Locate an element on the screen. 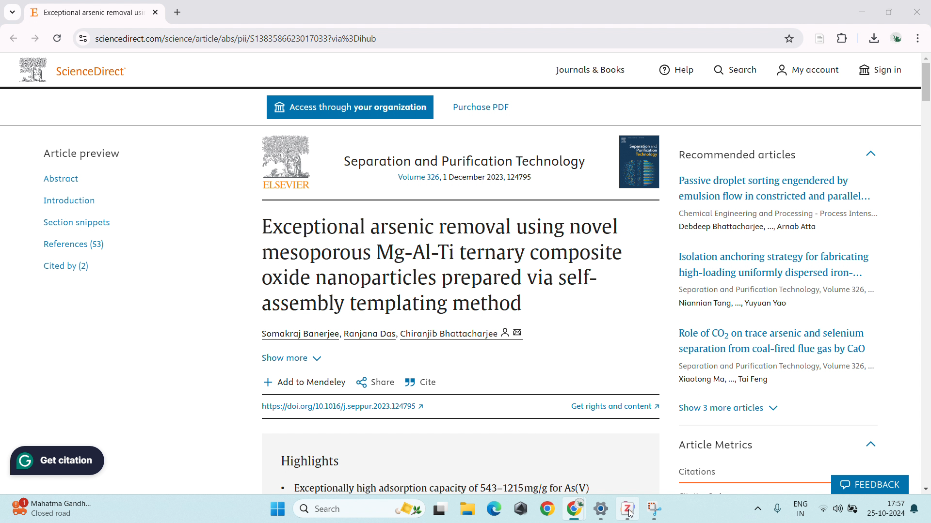 The image size is (931, 523). account is located at coordinates (896, 37).